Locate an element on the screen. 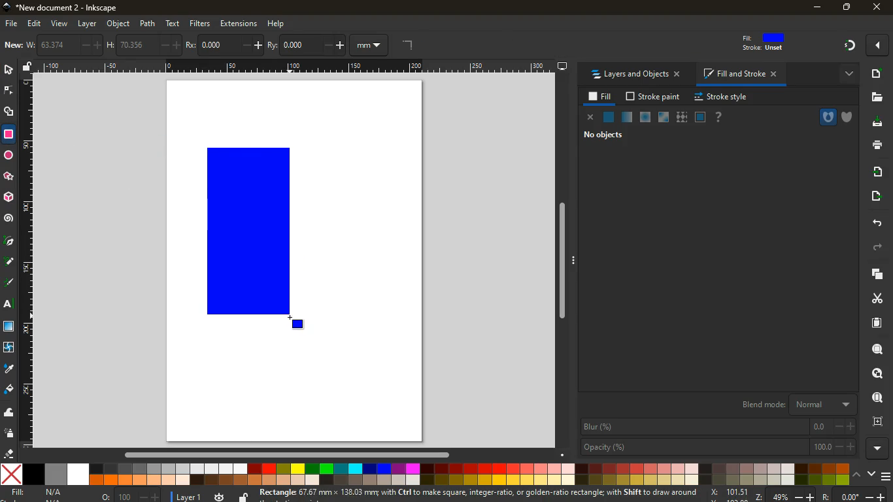 The height and width of the screenshot is (502, 893). look is located at coordinates (877, 373).